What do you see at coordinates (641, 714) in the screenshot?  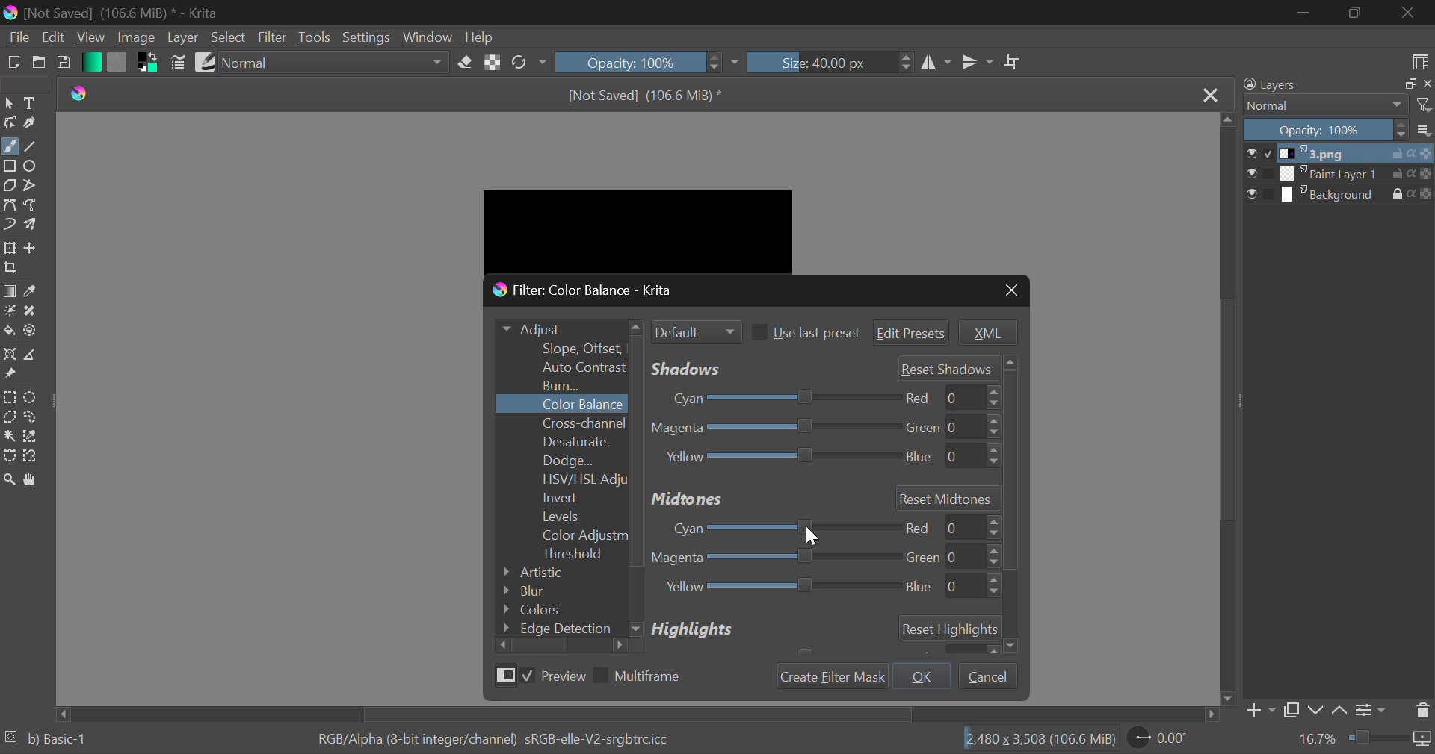 I see `Scroll Bar` at bounding box center [641, 714].